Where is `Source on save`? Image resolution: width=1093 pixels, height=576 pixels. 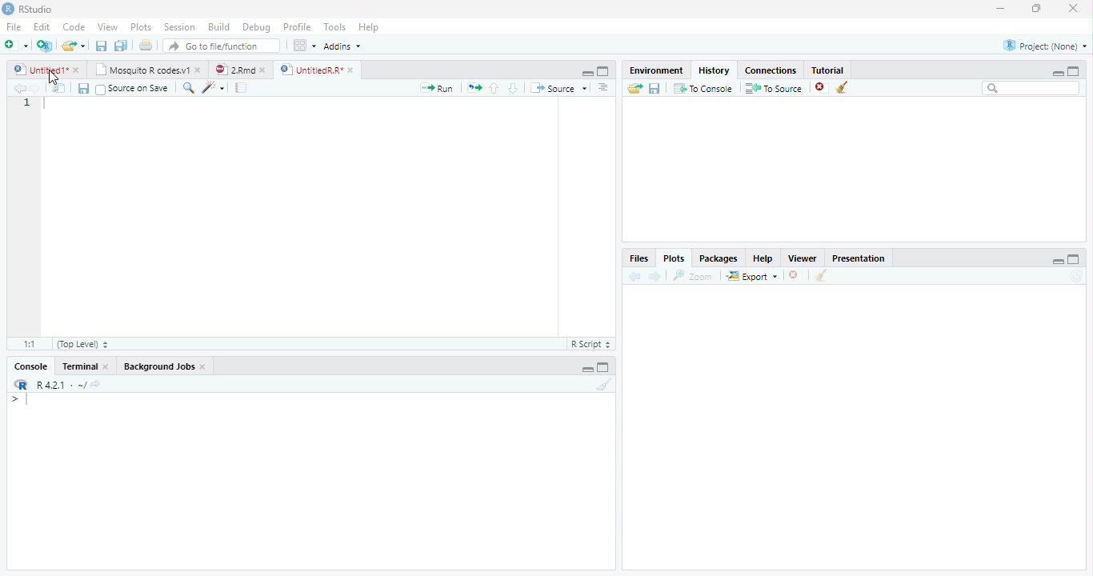 Source on save is located at coordinates (134, 90).